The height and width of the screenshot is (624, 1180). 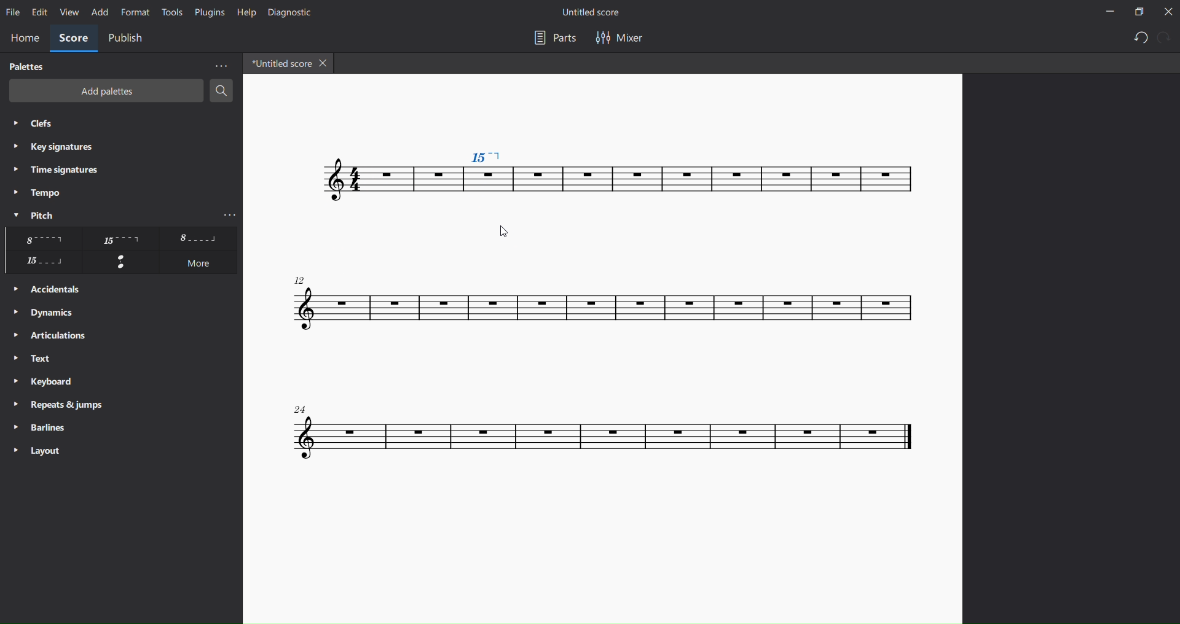 What do you see at coordinates (72, 39) in the screenshot?
I see `score` at bounding box center [72, 39].